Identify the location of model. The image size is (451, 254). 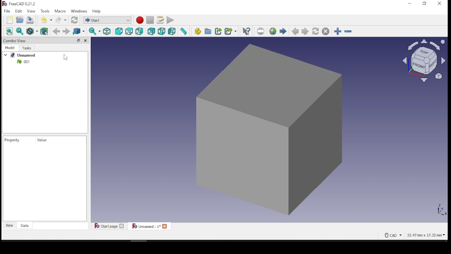
(11, 48).